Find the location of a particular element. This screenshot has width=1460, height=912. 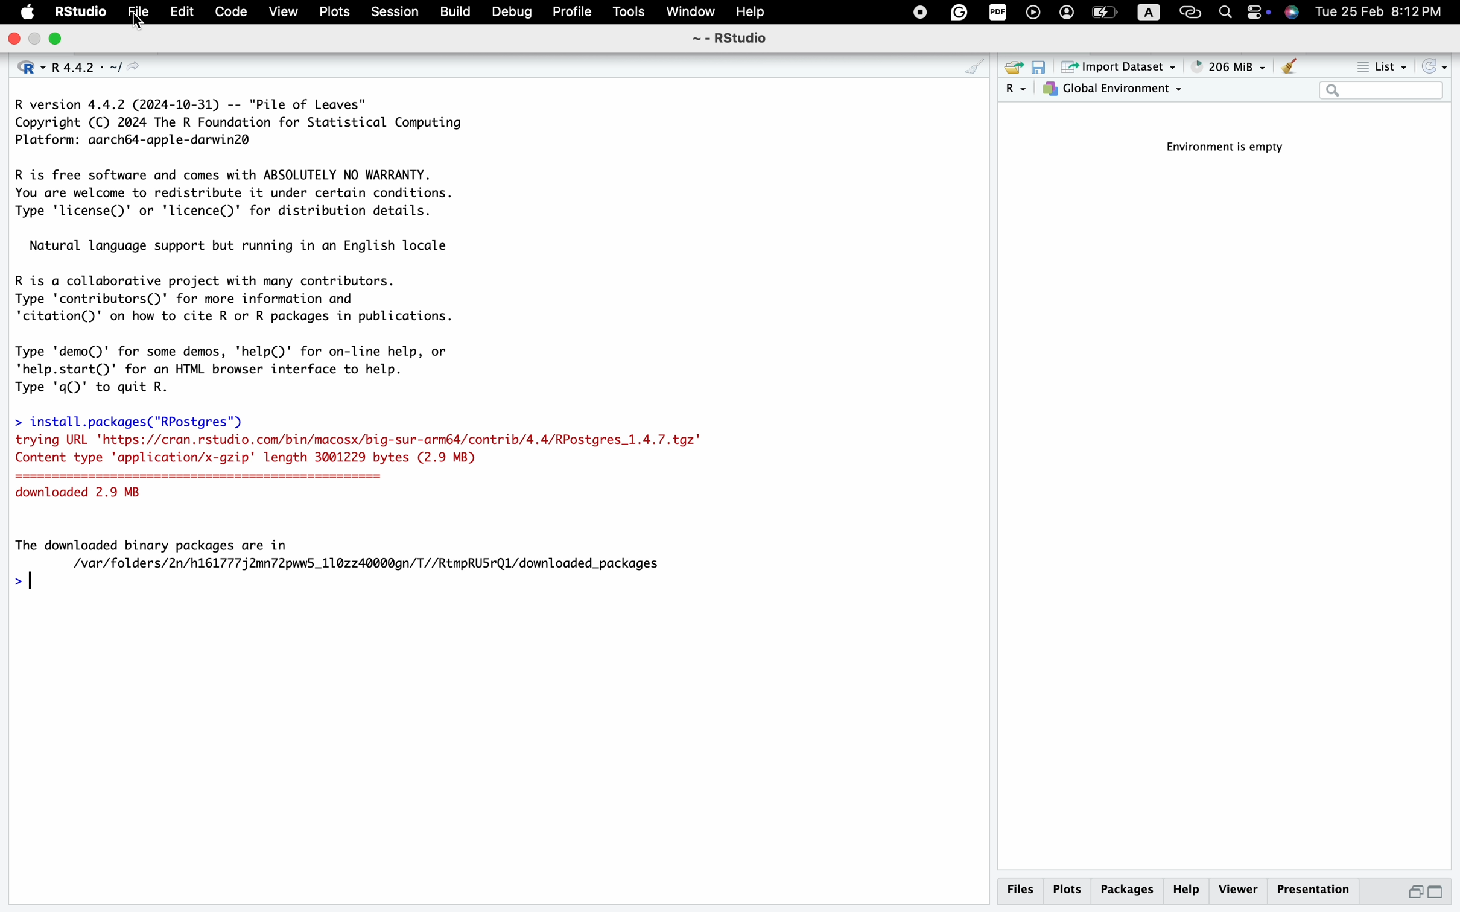

session is located at coordinates (395, 10).